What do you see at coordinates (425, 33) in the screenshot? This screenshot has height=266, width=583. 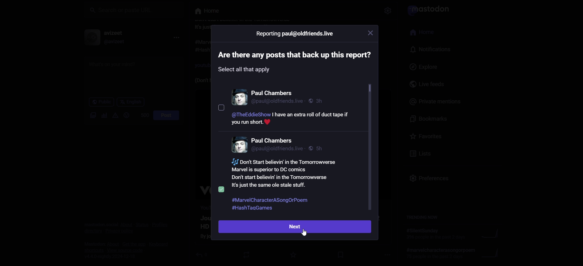 I see `home` at bounding box center [425, 33].